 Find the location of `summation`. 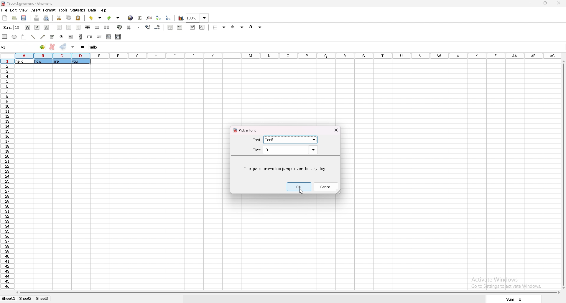

summation is located at coordinates (140, 17).